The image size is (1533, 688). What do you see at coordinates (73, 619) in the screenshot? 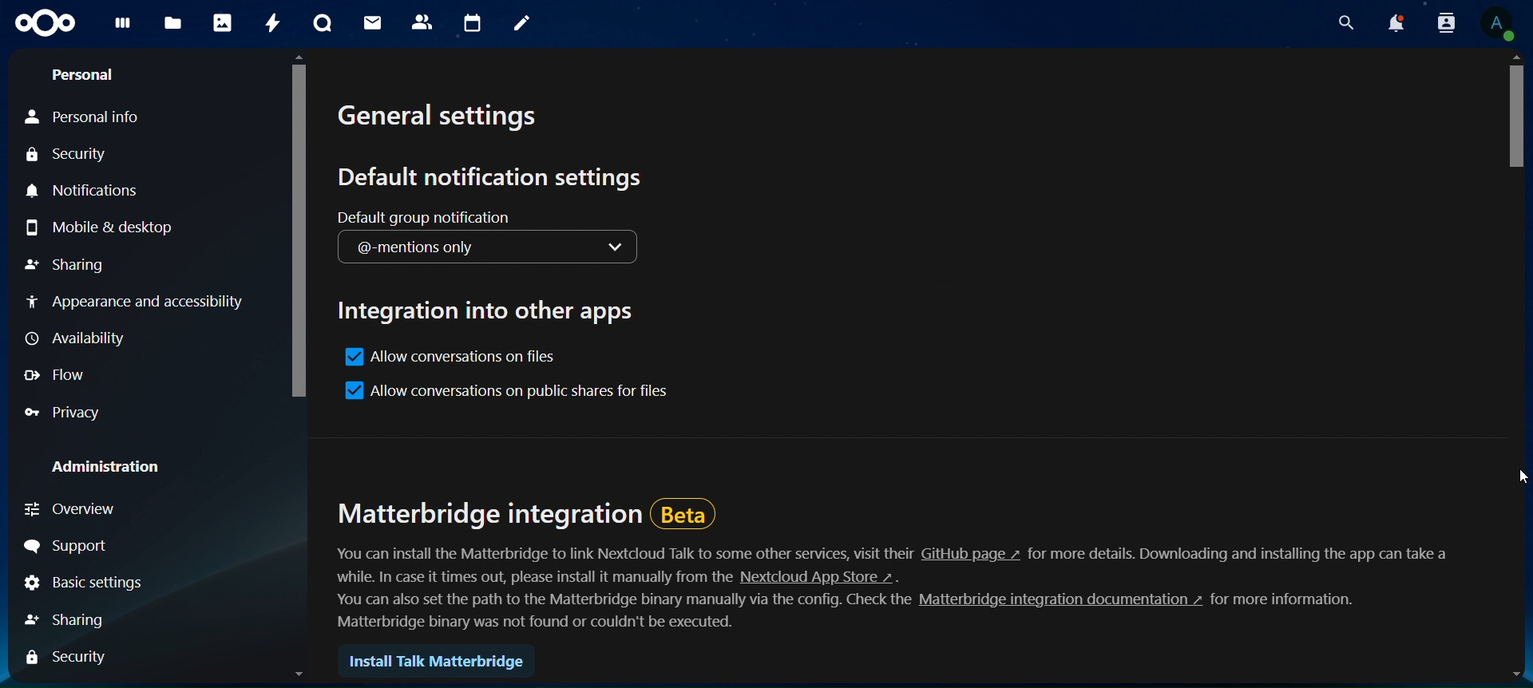
I see `sharing` at bounding box center [73, 619].